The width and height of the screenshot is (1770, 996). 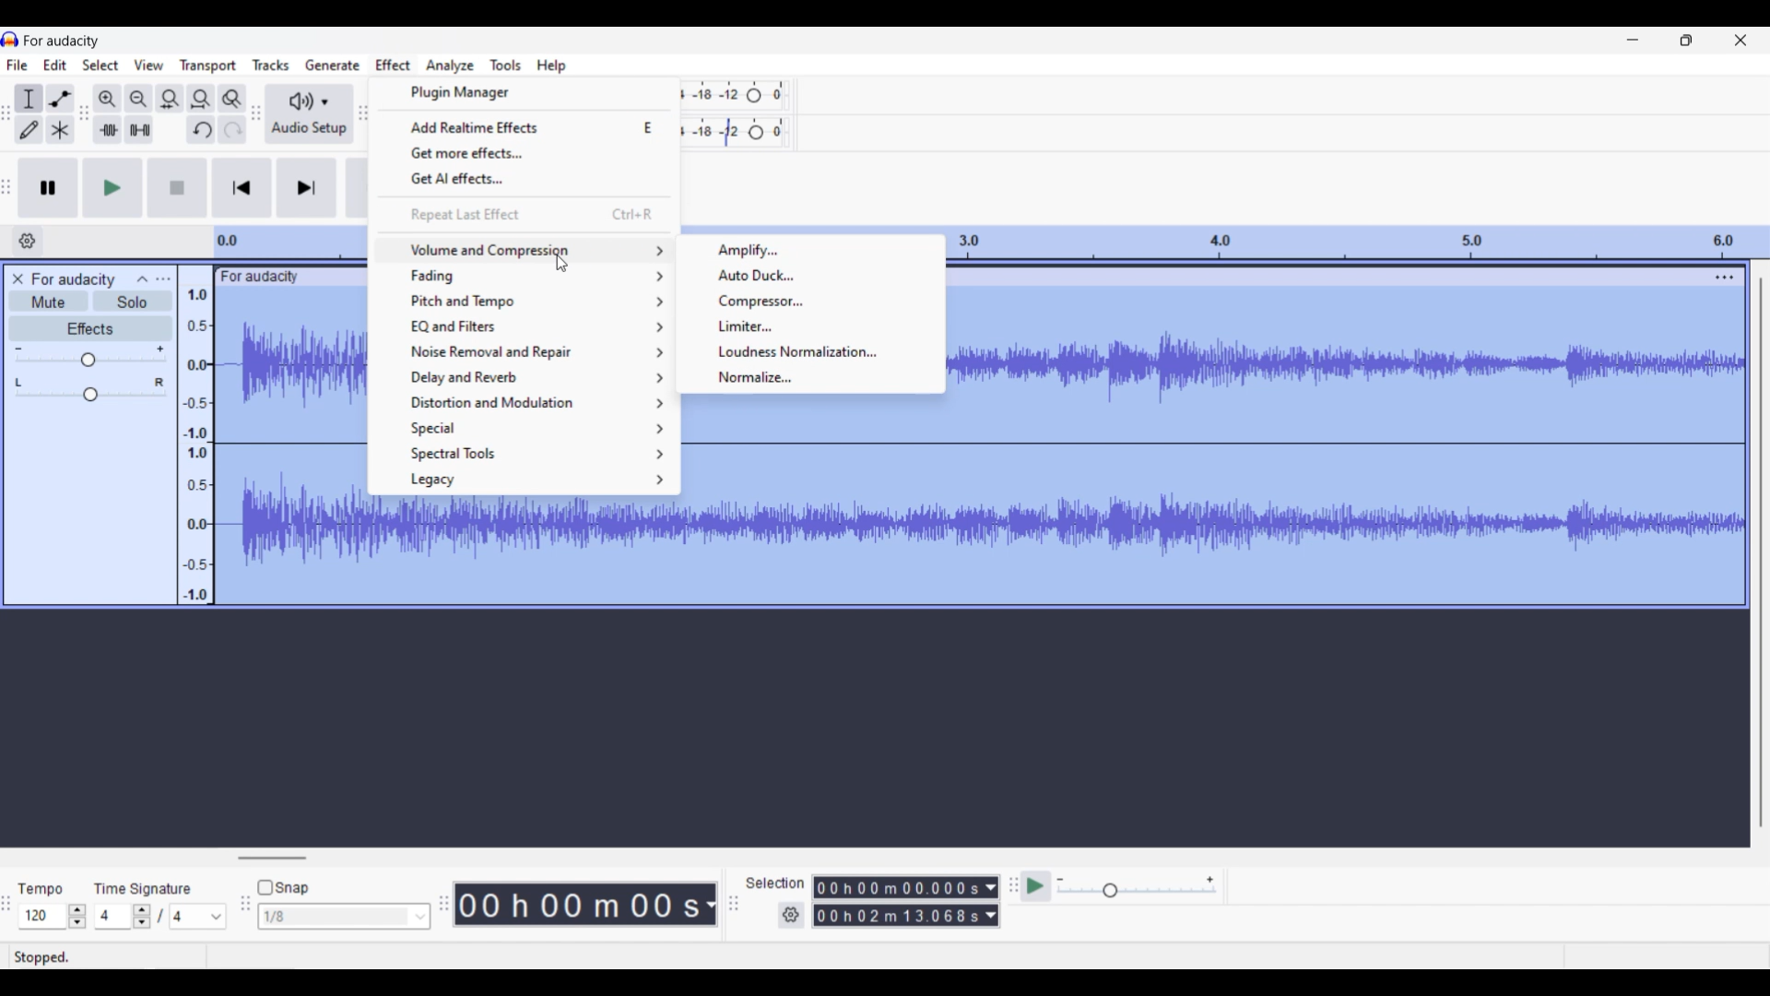 What do you see at coordinates (524, 480) in the screenshot?
I see `Legacy` at bounding box center [524, 480].